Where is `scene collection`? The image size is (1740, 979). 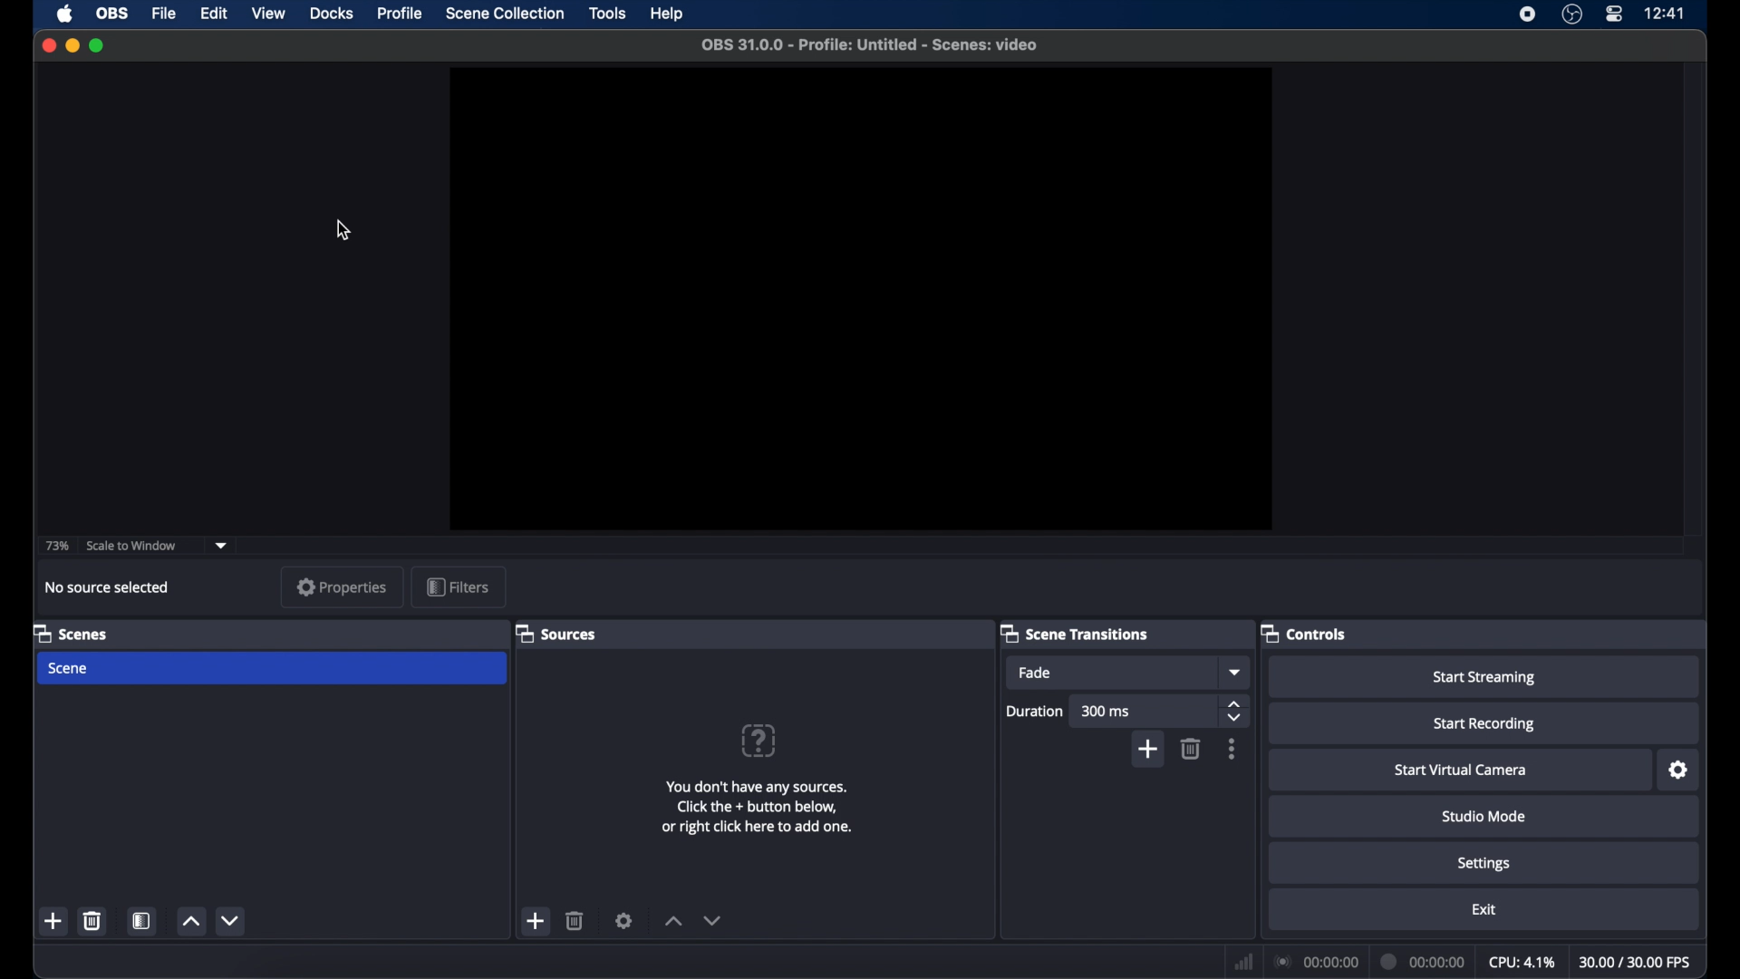
scene collection is located at coordinates (505, 13).